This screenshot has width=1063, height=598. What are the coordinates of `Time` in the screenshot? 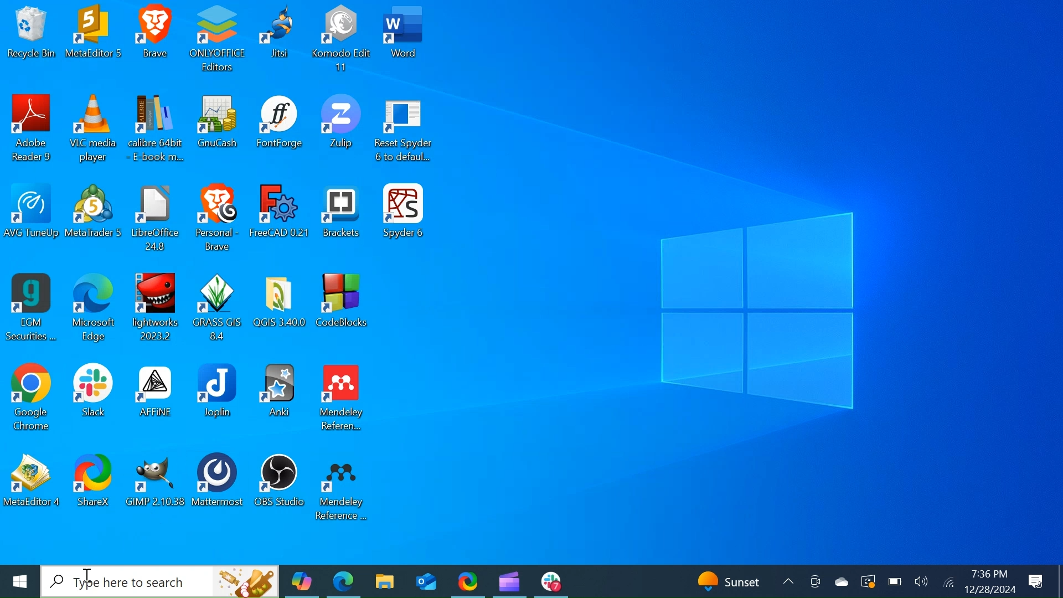 It's located at (988, 574).